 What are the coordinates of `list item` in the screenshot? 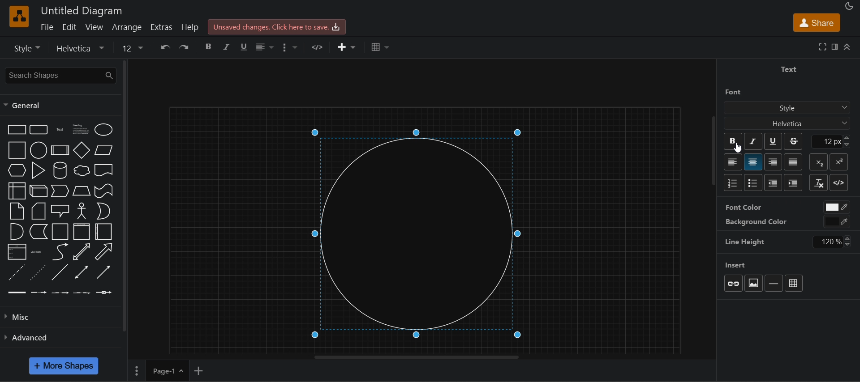 It's located at (38, 252).